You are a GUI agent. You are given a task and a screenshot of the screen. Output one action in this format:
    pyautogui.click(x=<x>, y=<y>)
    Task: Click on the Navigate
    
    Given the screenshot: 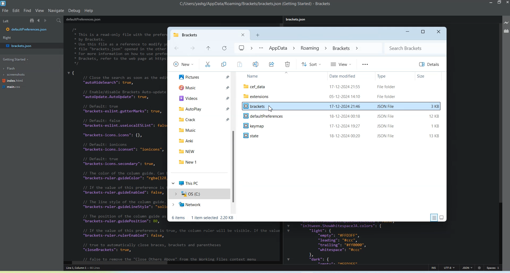 What is the action you would take?
    pyautogui.click(x=56, y=11)
    